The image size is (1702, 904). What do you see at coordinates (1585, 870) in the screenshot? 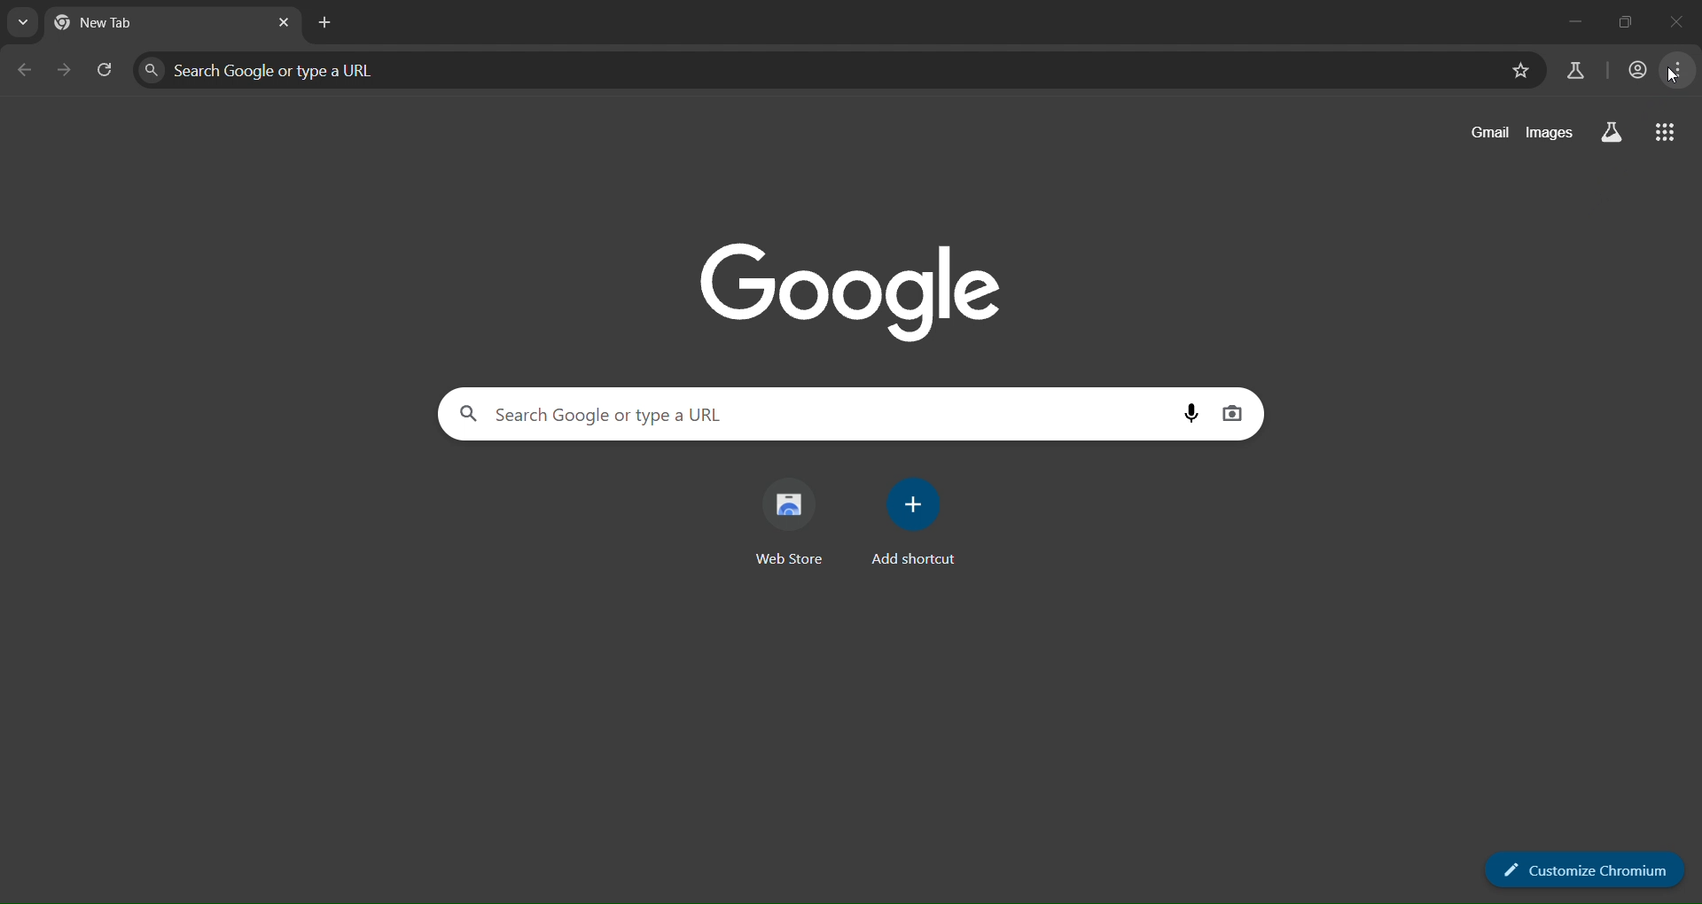
I see `customize chromium` at bounding box center [1585, 870].